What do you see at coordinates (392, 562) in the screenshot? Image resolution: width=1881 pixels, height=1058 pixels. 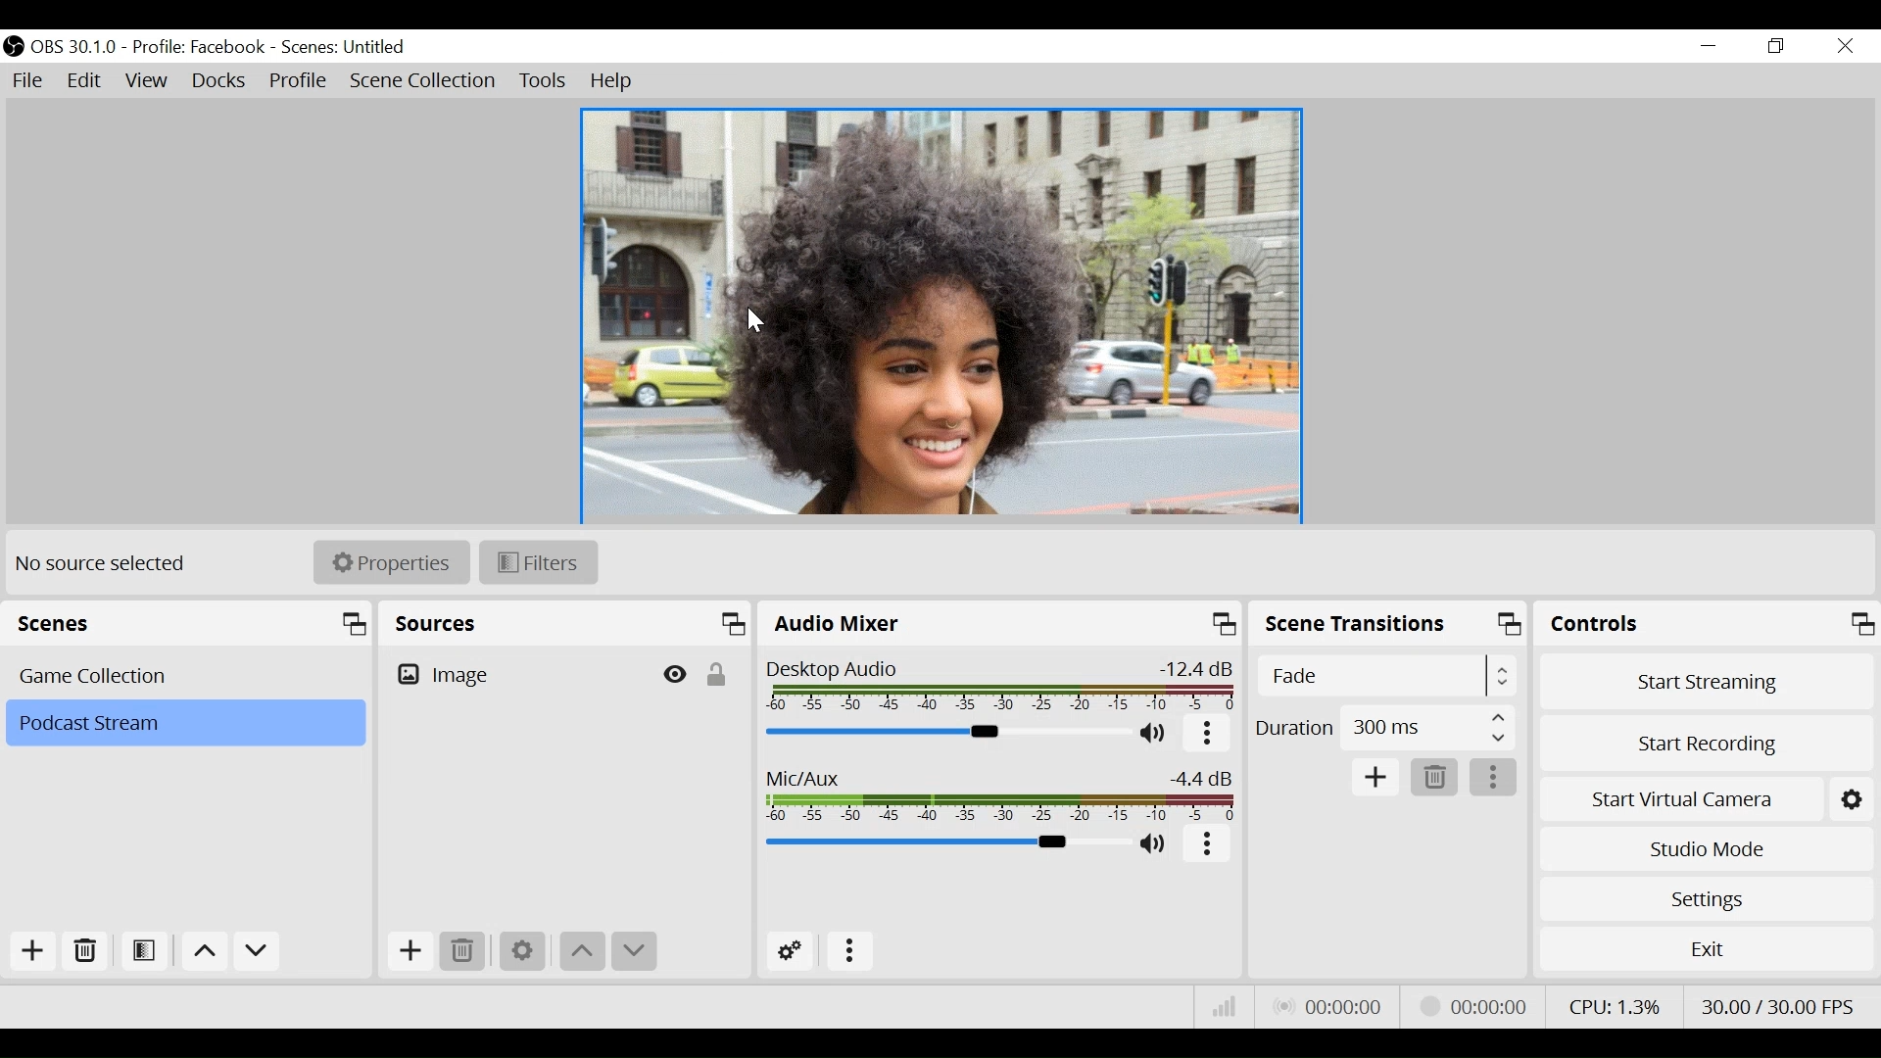 I see `Properties` at bounding box center [392, 562].